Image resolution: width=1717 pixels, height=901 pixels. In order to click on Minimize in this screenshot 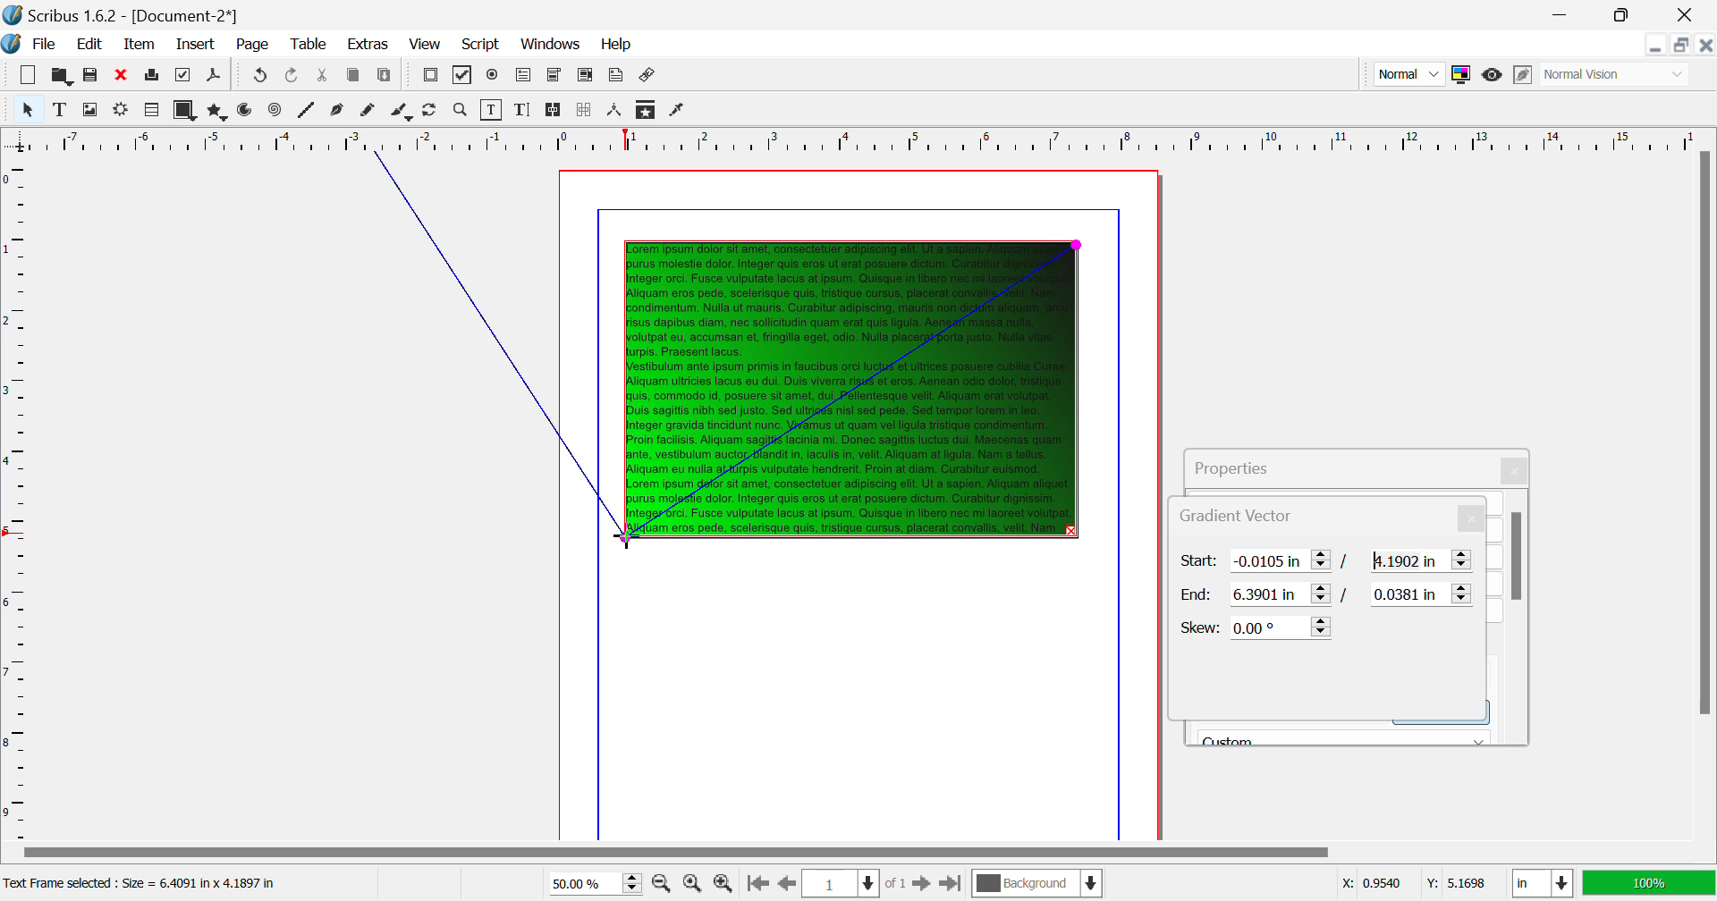, I will do `click(1683, 45)`.